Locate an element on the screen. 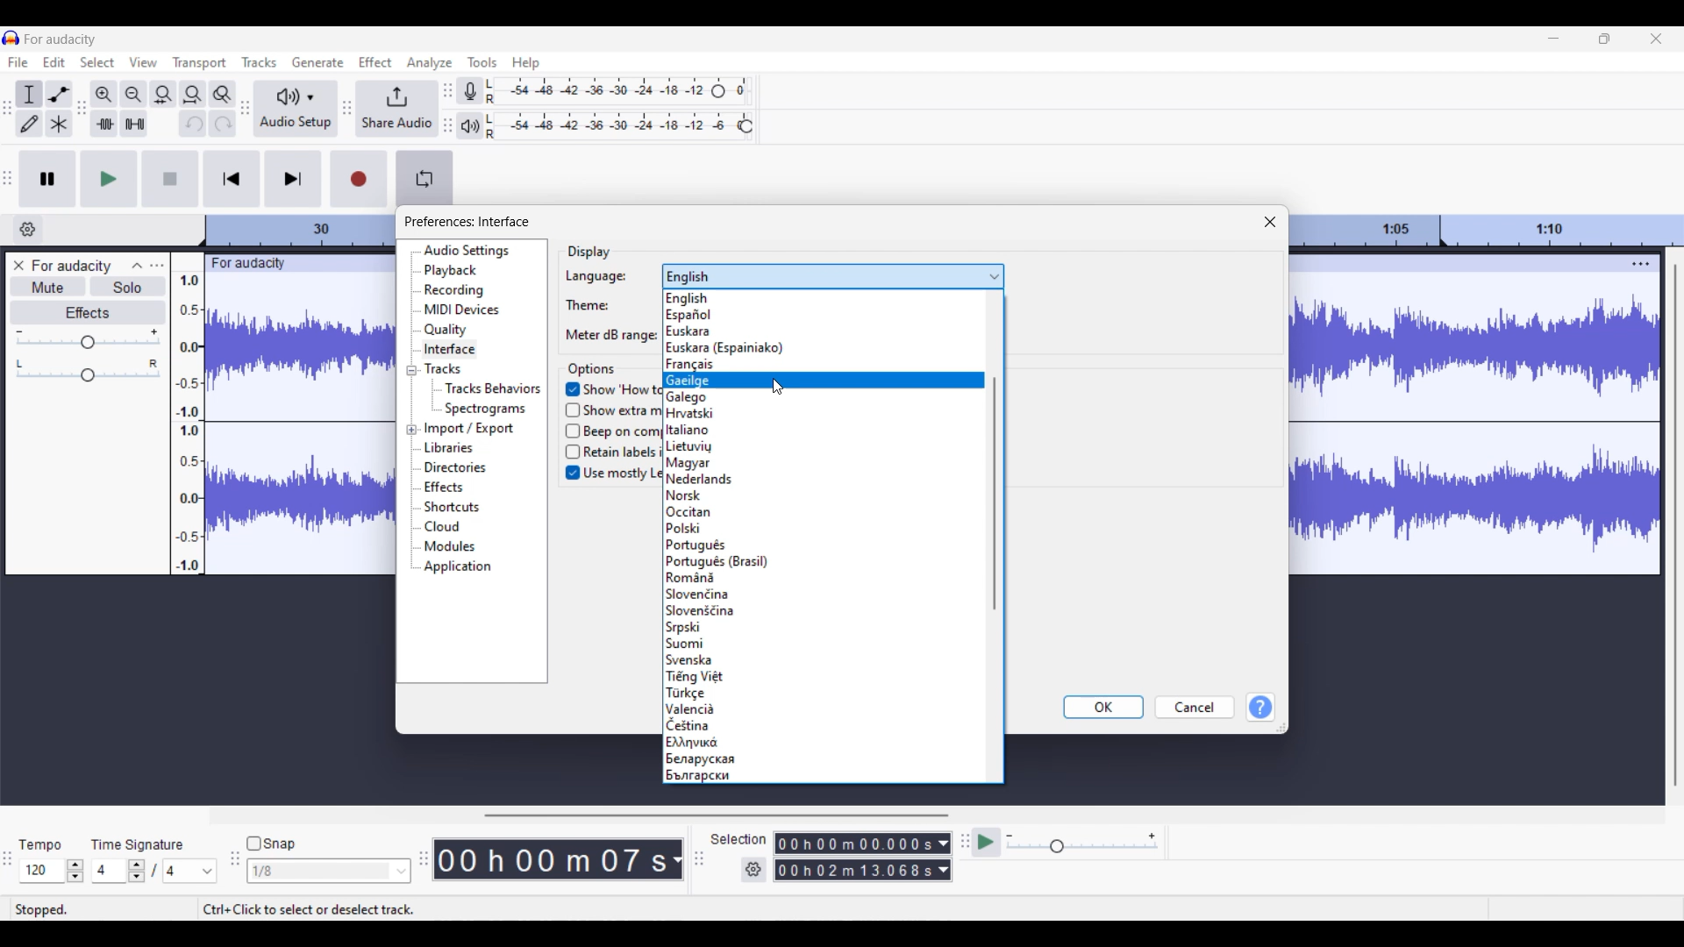 The image size is (1684, 947). Import/Export is located at coordinates (470, 429).